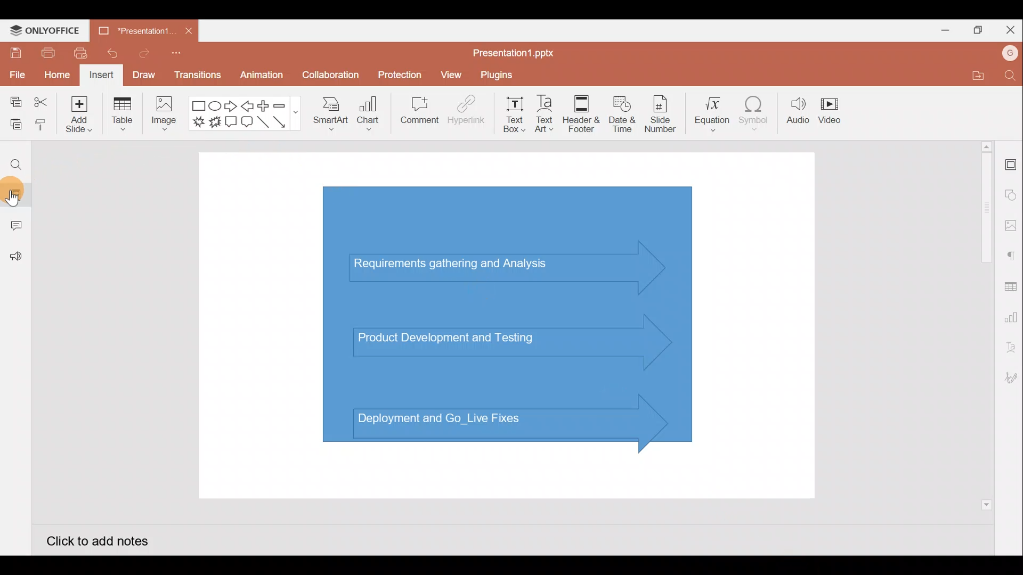  Describe the element at coordinates (44, 53) in the screenshot. I see `Print file` at that location.